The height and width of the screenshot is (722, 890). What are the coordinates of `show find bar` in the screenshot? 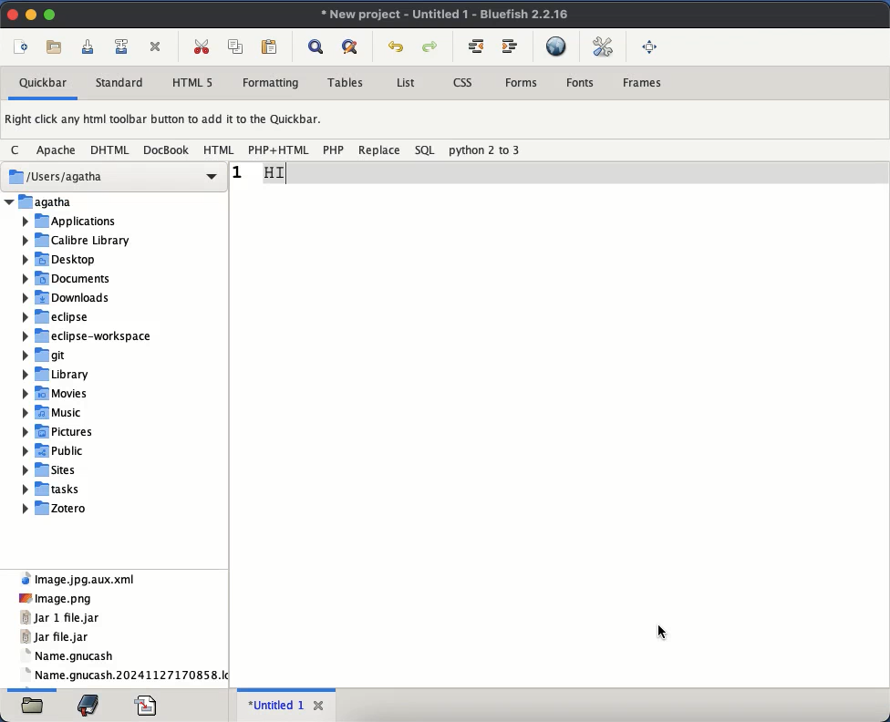 It's located at (318, 46).